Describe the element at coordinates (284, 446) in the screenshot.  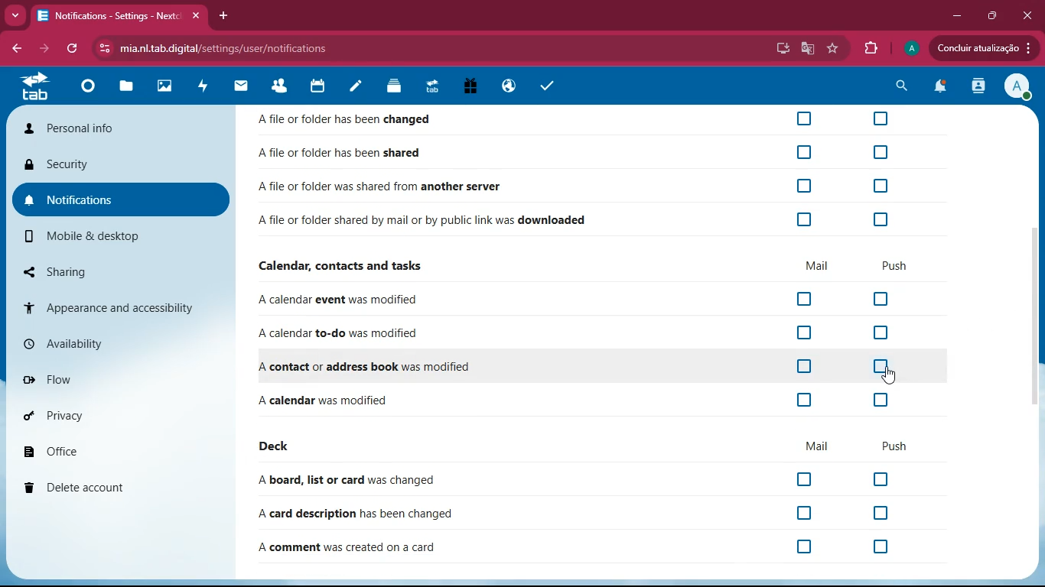
I see `deck` at that location.